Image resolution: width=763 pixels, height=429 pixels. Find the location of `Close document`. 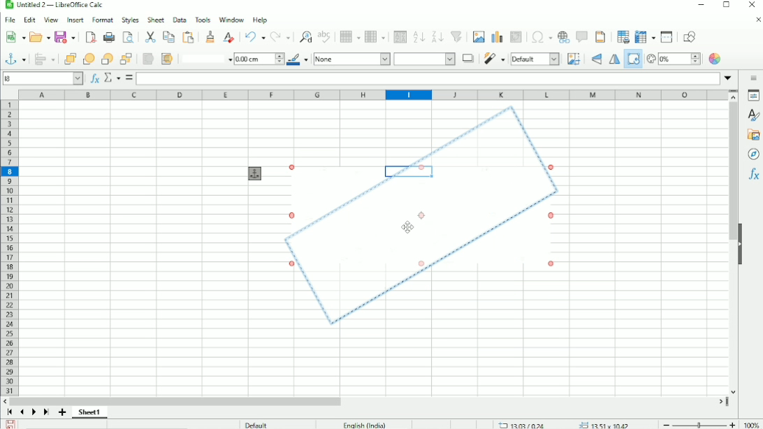

Close document is located at coordinates (757, 20).